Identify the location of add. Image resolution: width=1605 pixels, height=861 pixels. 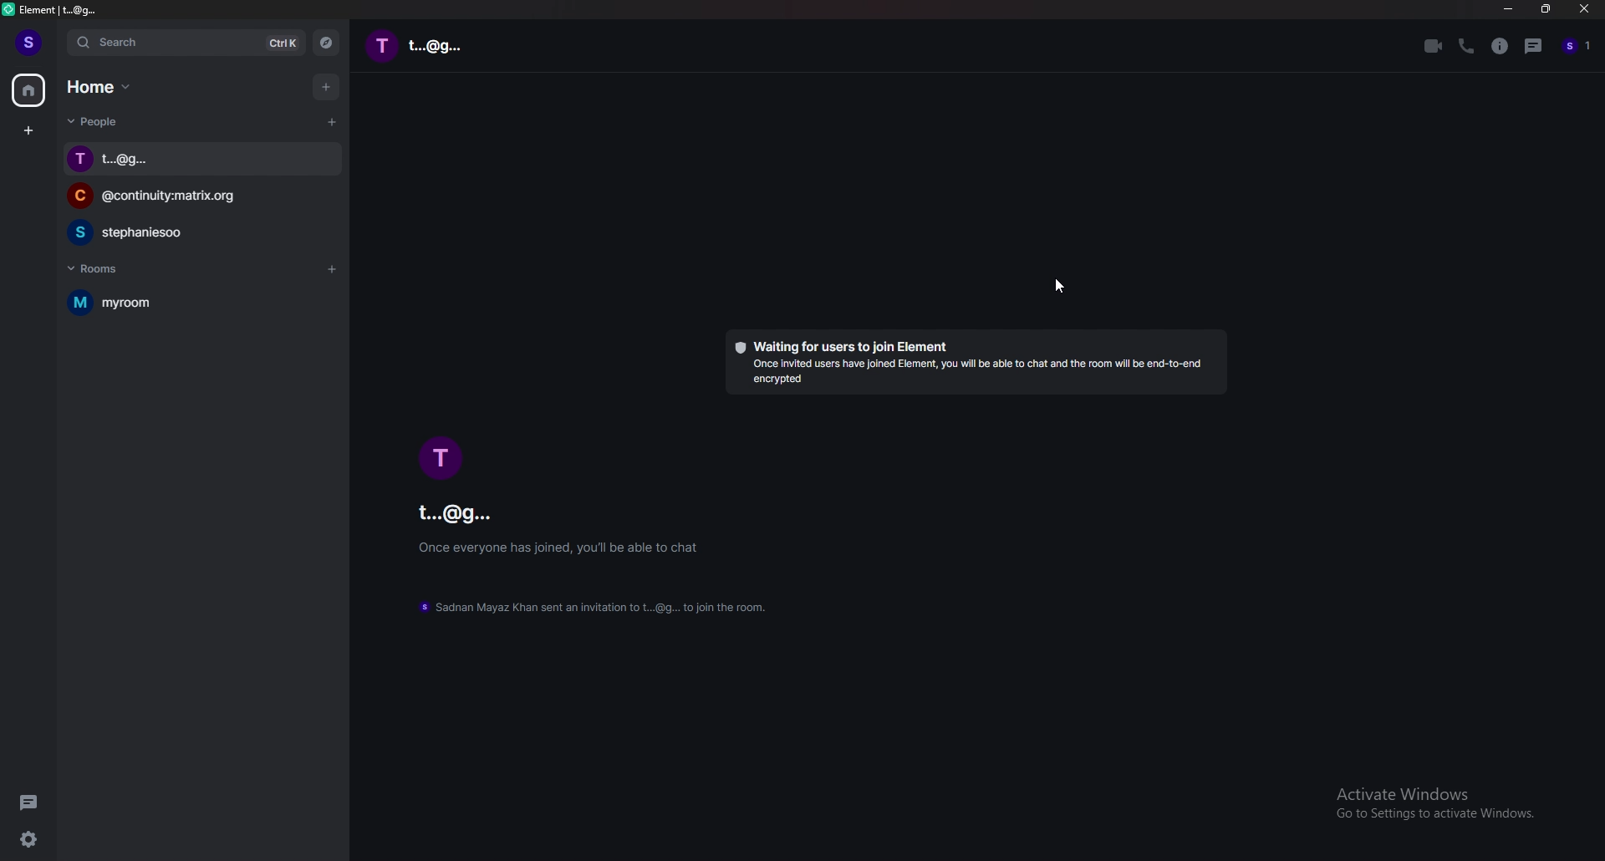
(324, 84).